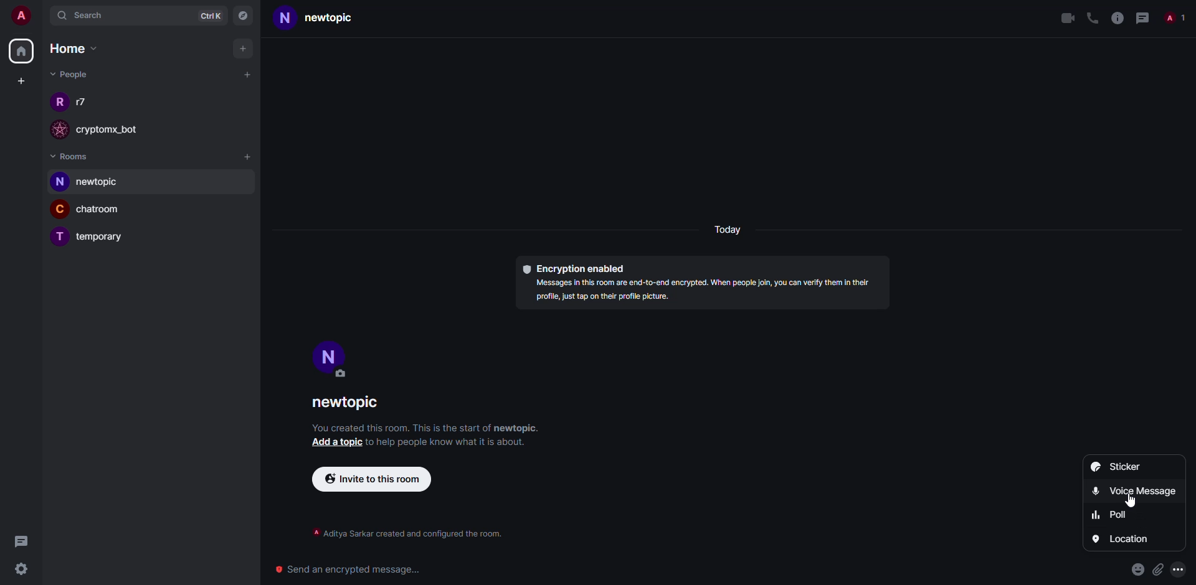 Image resolution: width=1196 pixels, height=585 pixels. Describe the element at coordinates (70, 75) in the screenshot. I see `people` at that location.